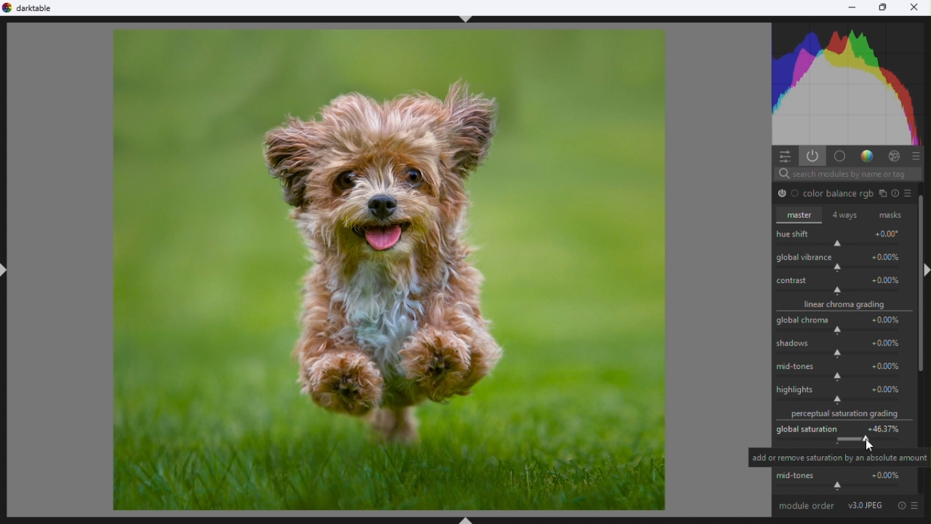 This screenshot has width=931, height=524. Describe the element at coordinates (844, 306) in the screenshot. I see `Linear Croma grading` at that location.